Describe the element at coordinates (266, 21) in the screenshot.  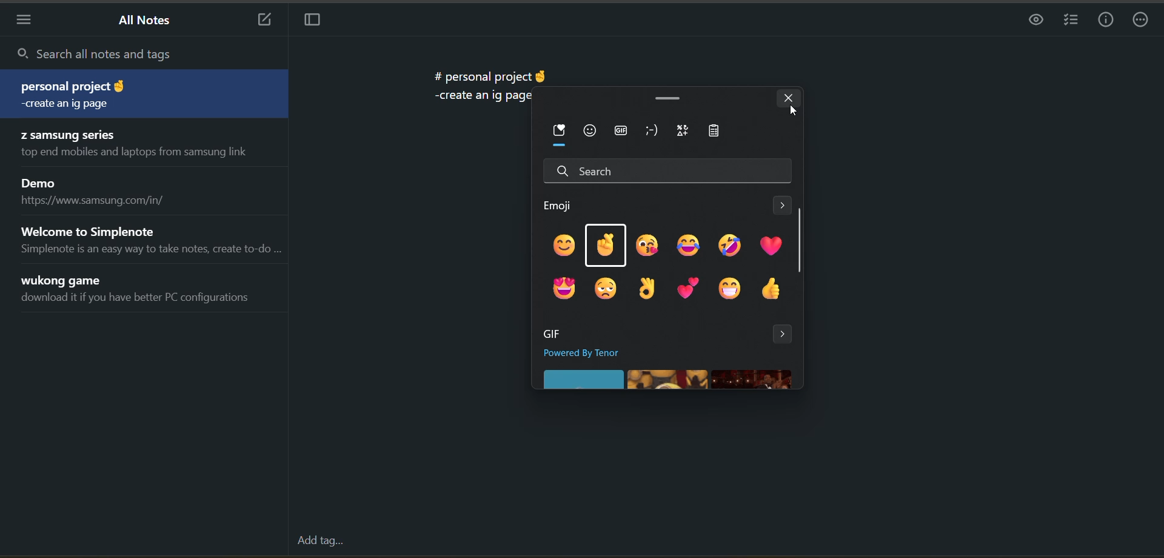
I see `new note` at that location.